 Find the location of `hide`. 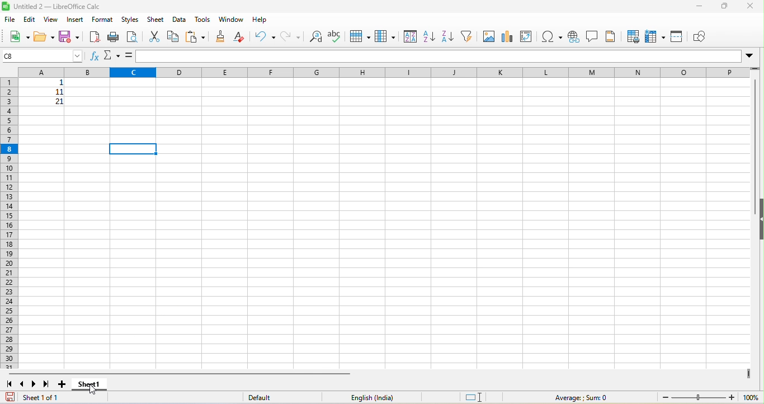

hide is located at coordinates (759, 222).